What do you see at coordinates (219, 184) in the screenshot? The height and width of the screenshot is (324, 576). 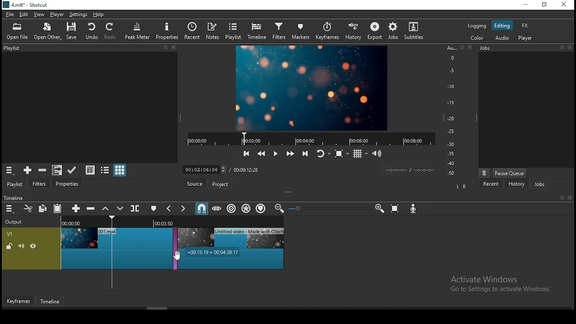 I see `project` at bounding box center [219, 184].